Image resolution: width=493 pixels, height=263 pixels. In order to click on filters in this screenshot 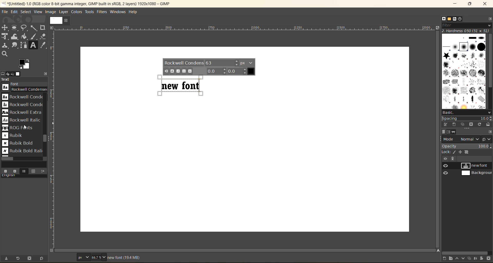, I will do `click(103, 12)`.